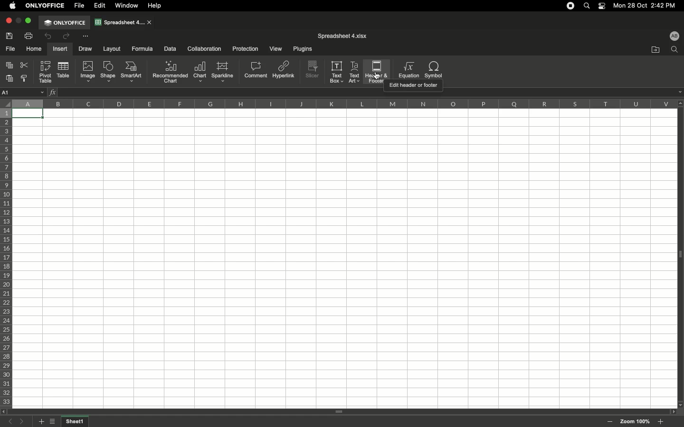 This screenshot has height=427, width=684. What do you see at coordinates (141, 48) in the screenshot?
I see `Formula` at bounding box center [141, 48].